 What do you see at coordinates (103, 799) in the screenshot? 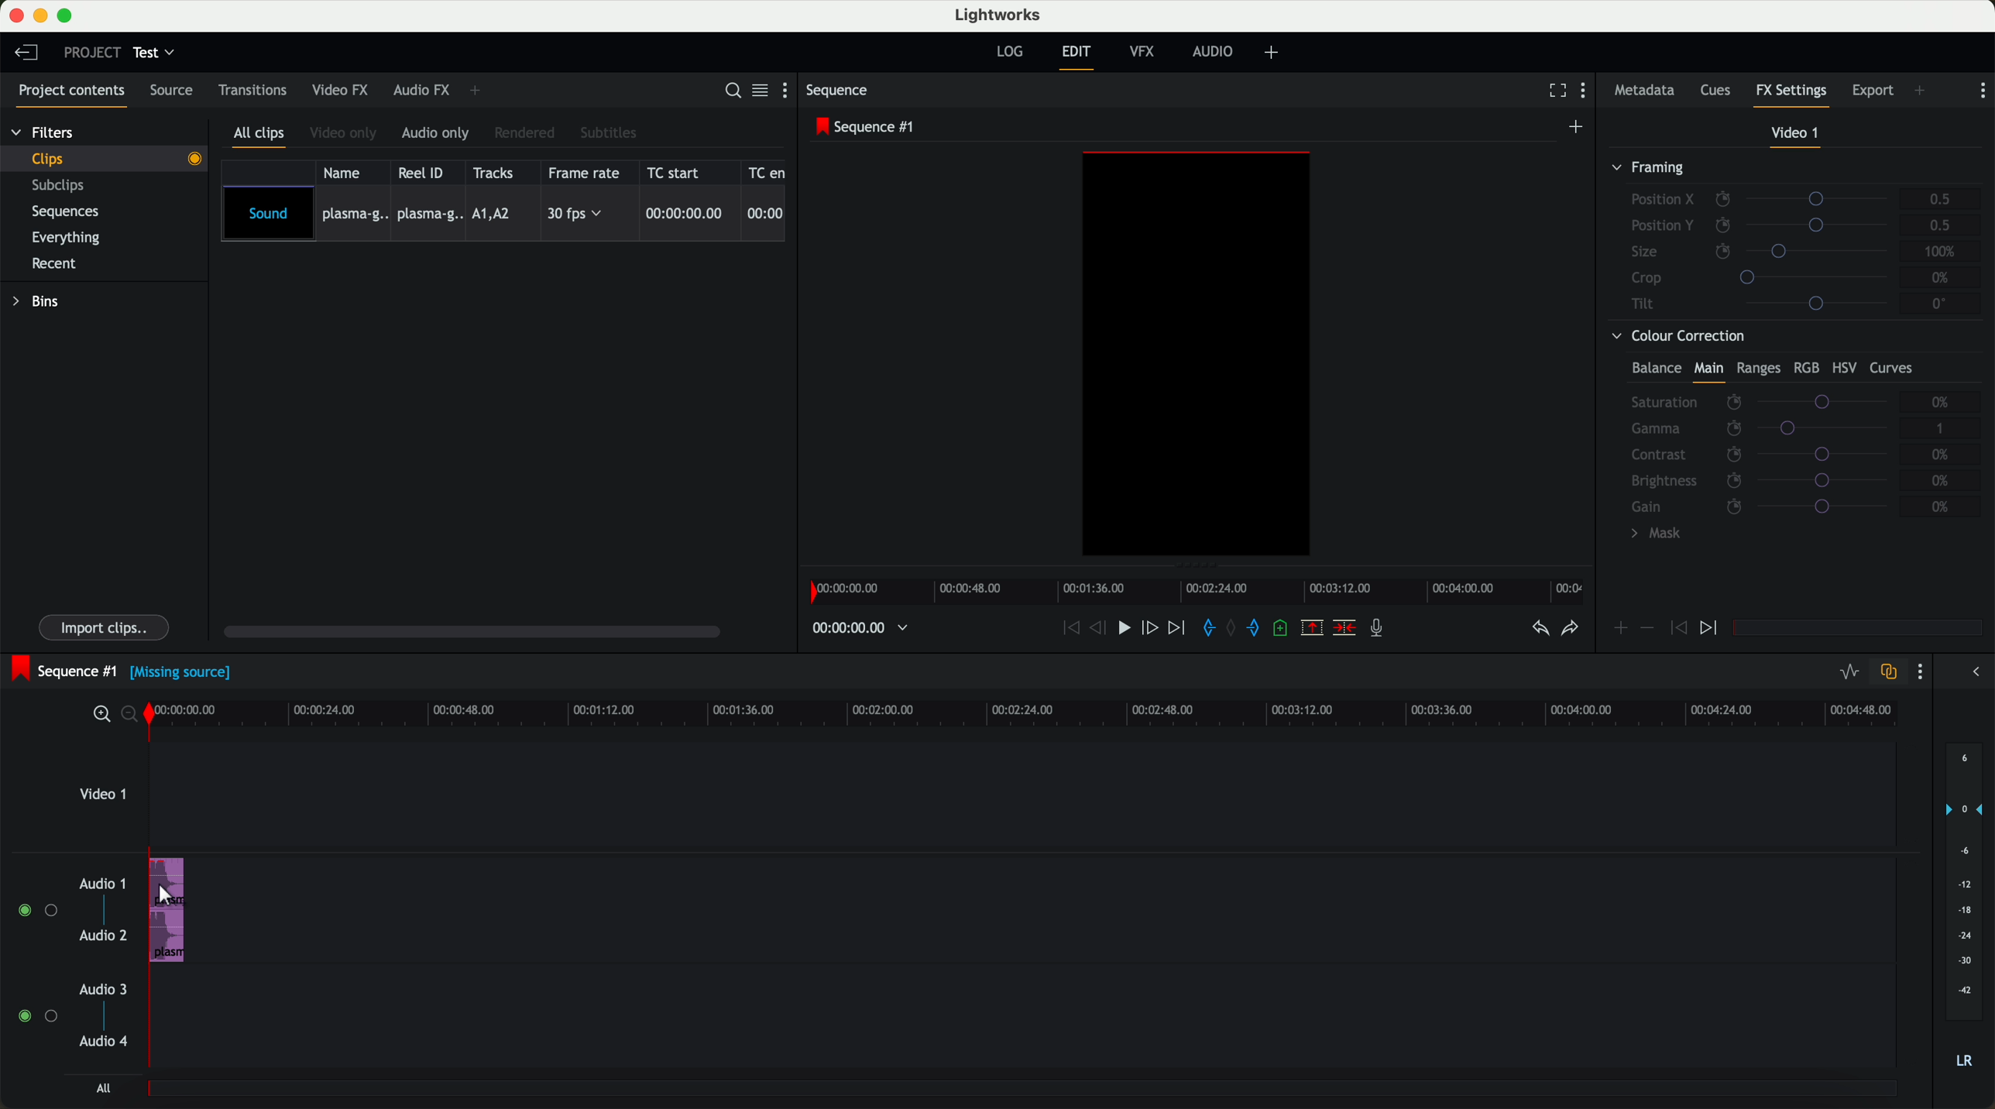
I see `video 1` at bounding box center [103, 799].